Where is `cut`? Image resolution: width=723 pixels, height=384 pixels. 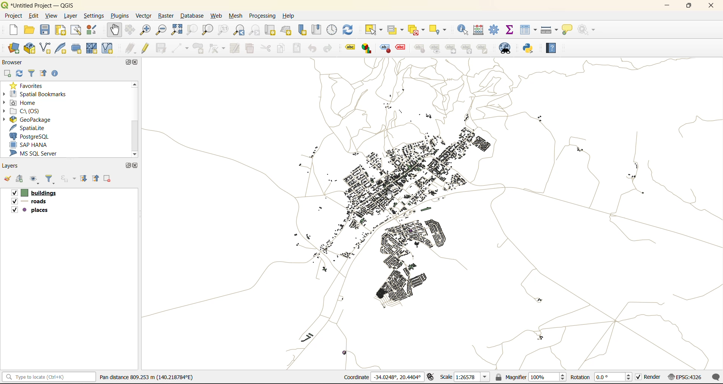
cut is located at coordinates (265, 48).